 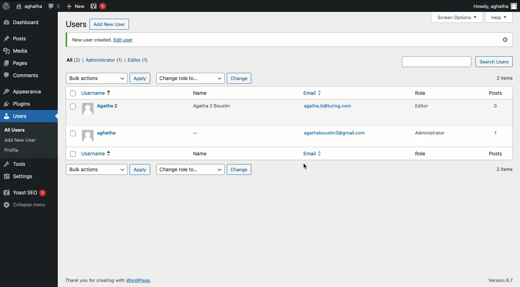 What do you see at coordinates (100, 109) in the screenshot?
I see `Agatha 2` at bounding box center [100, 109].